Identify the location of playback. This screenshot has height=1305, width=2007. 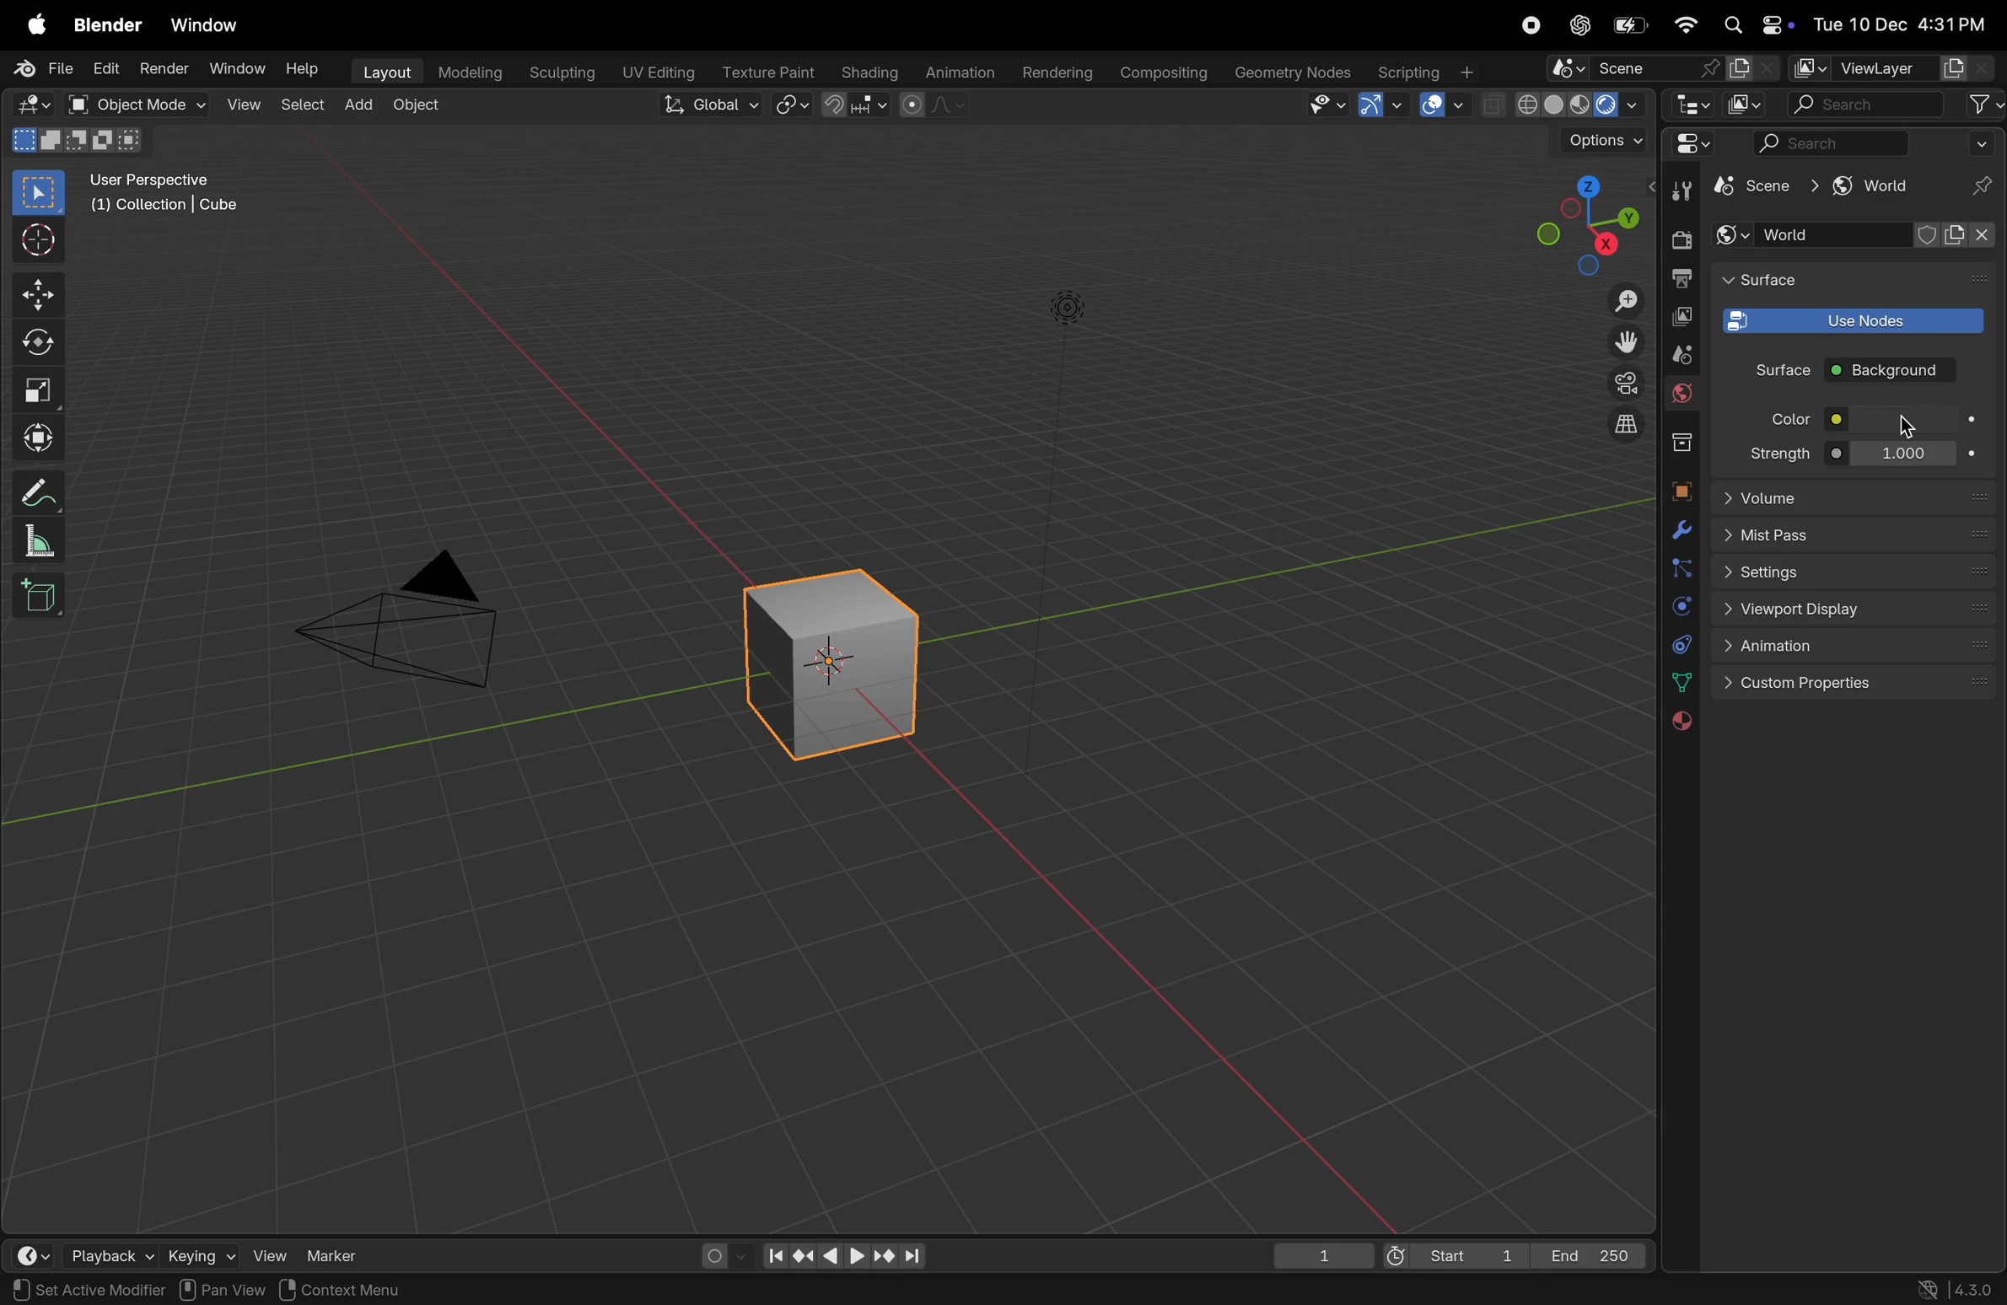
(105, 1252).